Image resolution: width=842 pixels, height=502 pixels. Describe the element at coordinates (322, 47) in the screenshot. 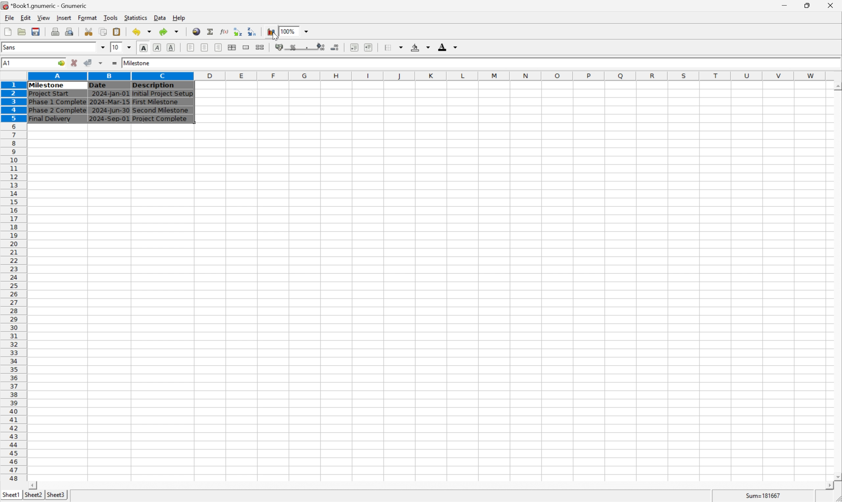

I see `increase number of decimals displayed` at that location.